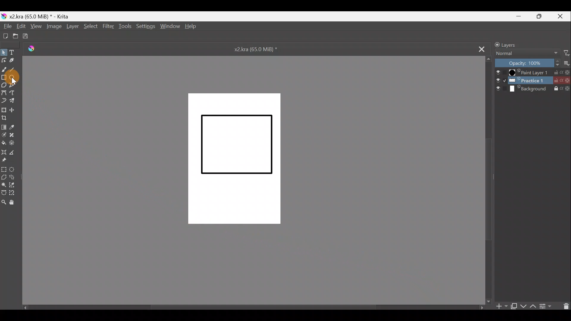 The image size is (571, 321). I want to click on lock/unlock docker, so click(495, 44).